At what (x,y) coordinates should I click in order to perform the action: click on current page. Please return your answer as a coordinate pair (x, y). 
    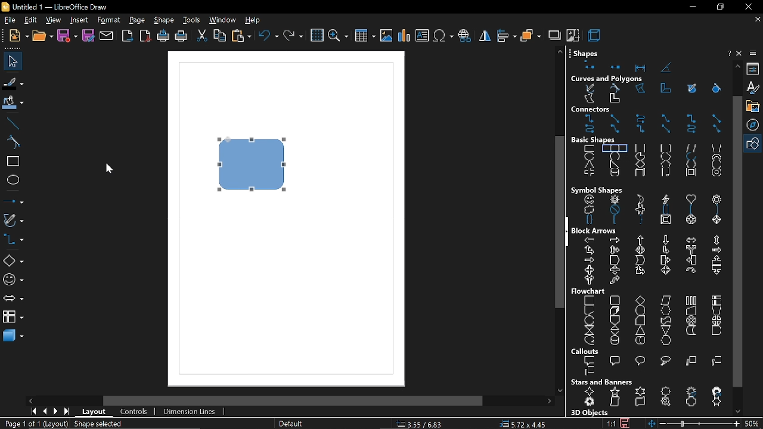
    Looking at the image, I should click on (35, 424).